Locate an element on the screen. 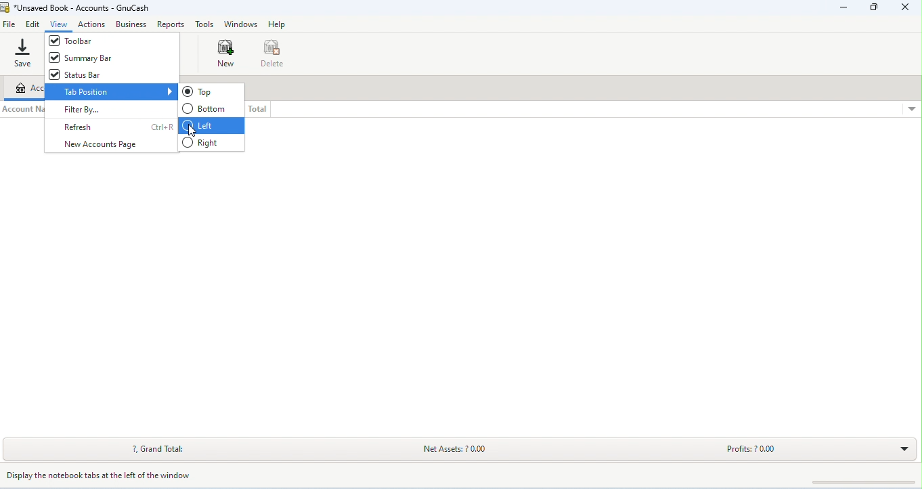 The height and width of the screenshot is (489, 922). cursor movement is located at coordinates (192, 130).